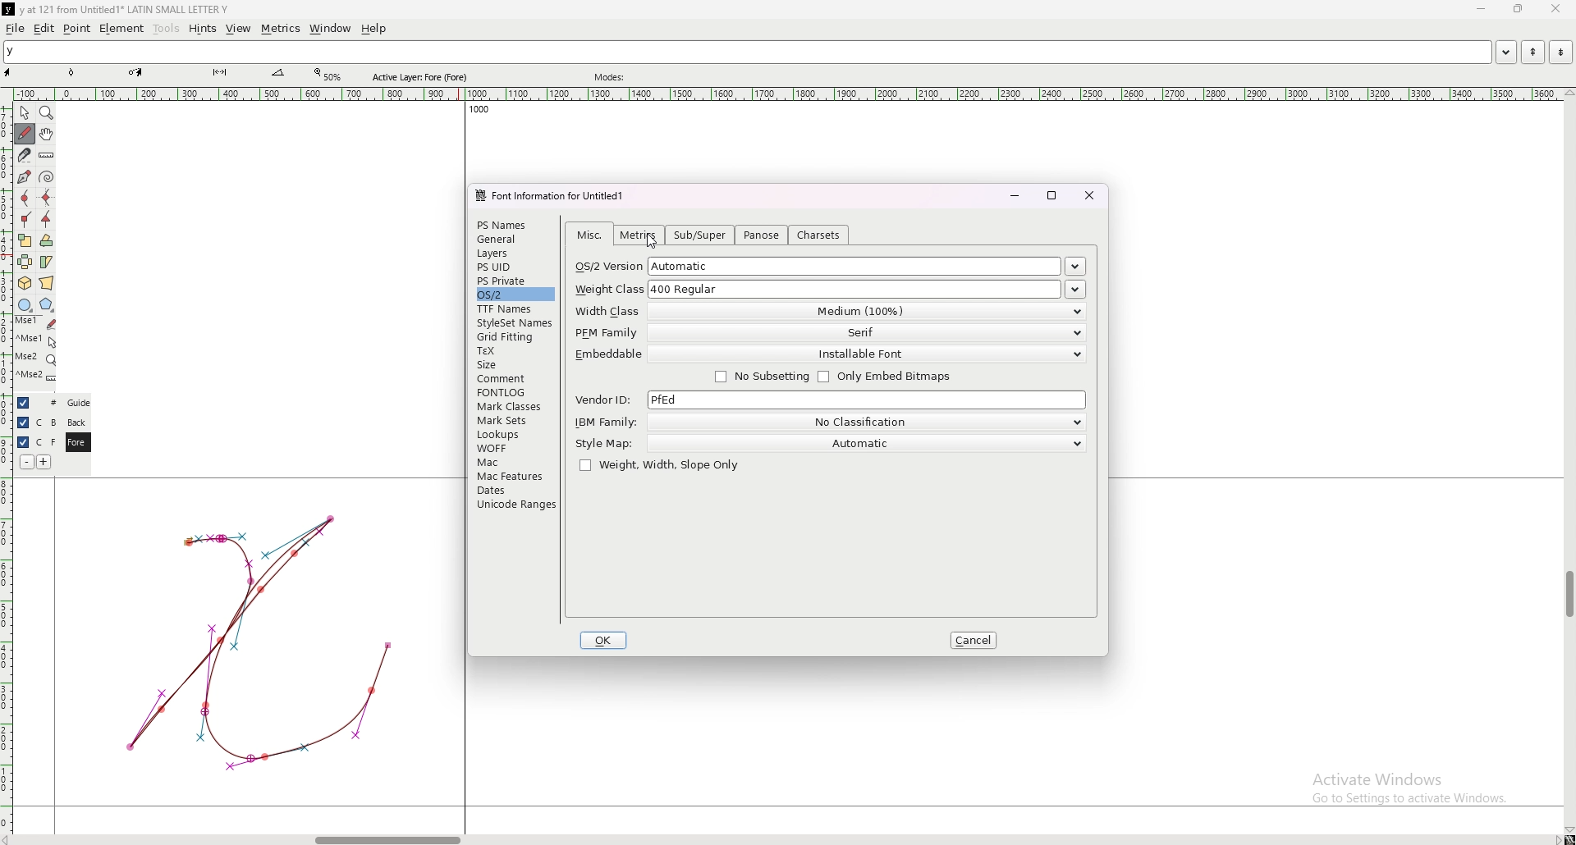 The width and height of the screenshot is (1576, 845). What do you see at coordinates (1569, 595) in the screenshot?
I see `scroll bar vertical` at bounding box center [1569, 595].